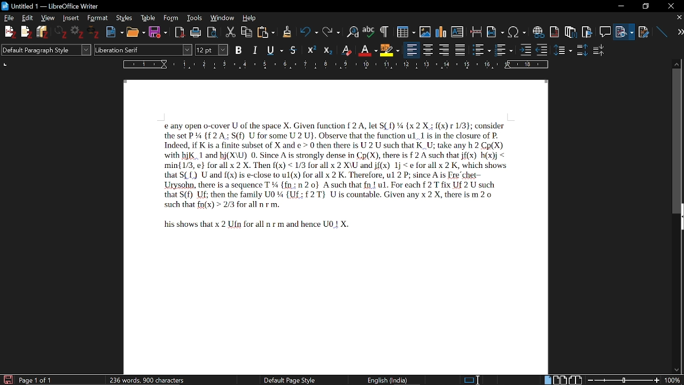 The width and height of the screenshot is (684, 385). Describe the element at coordinates (95, 33) in the screenshot. I see `` at that location.